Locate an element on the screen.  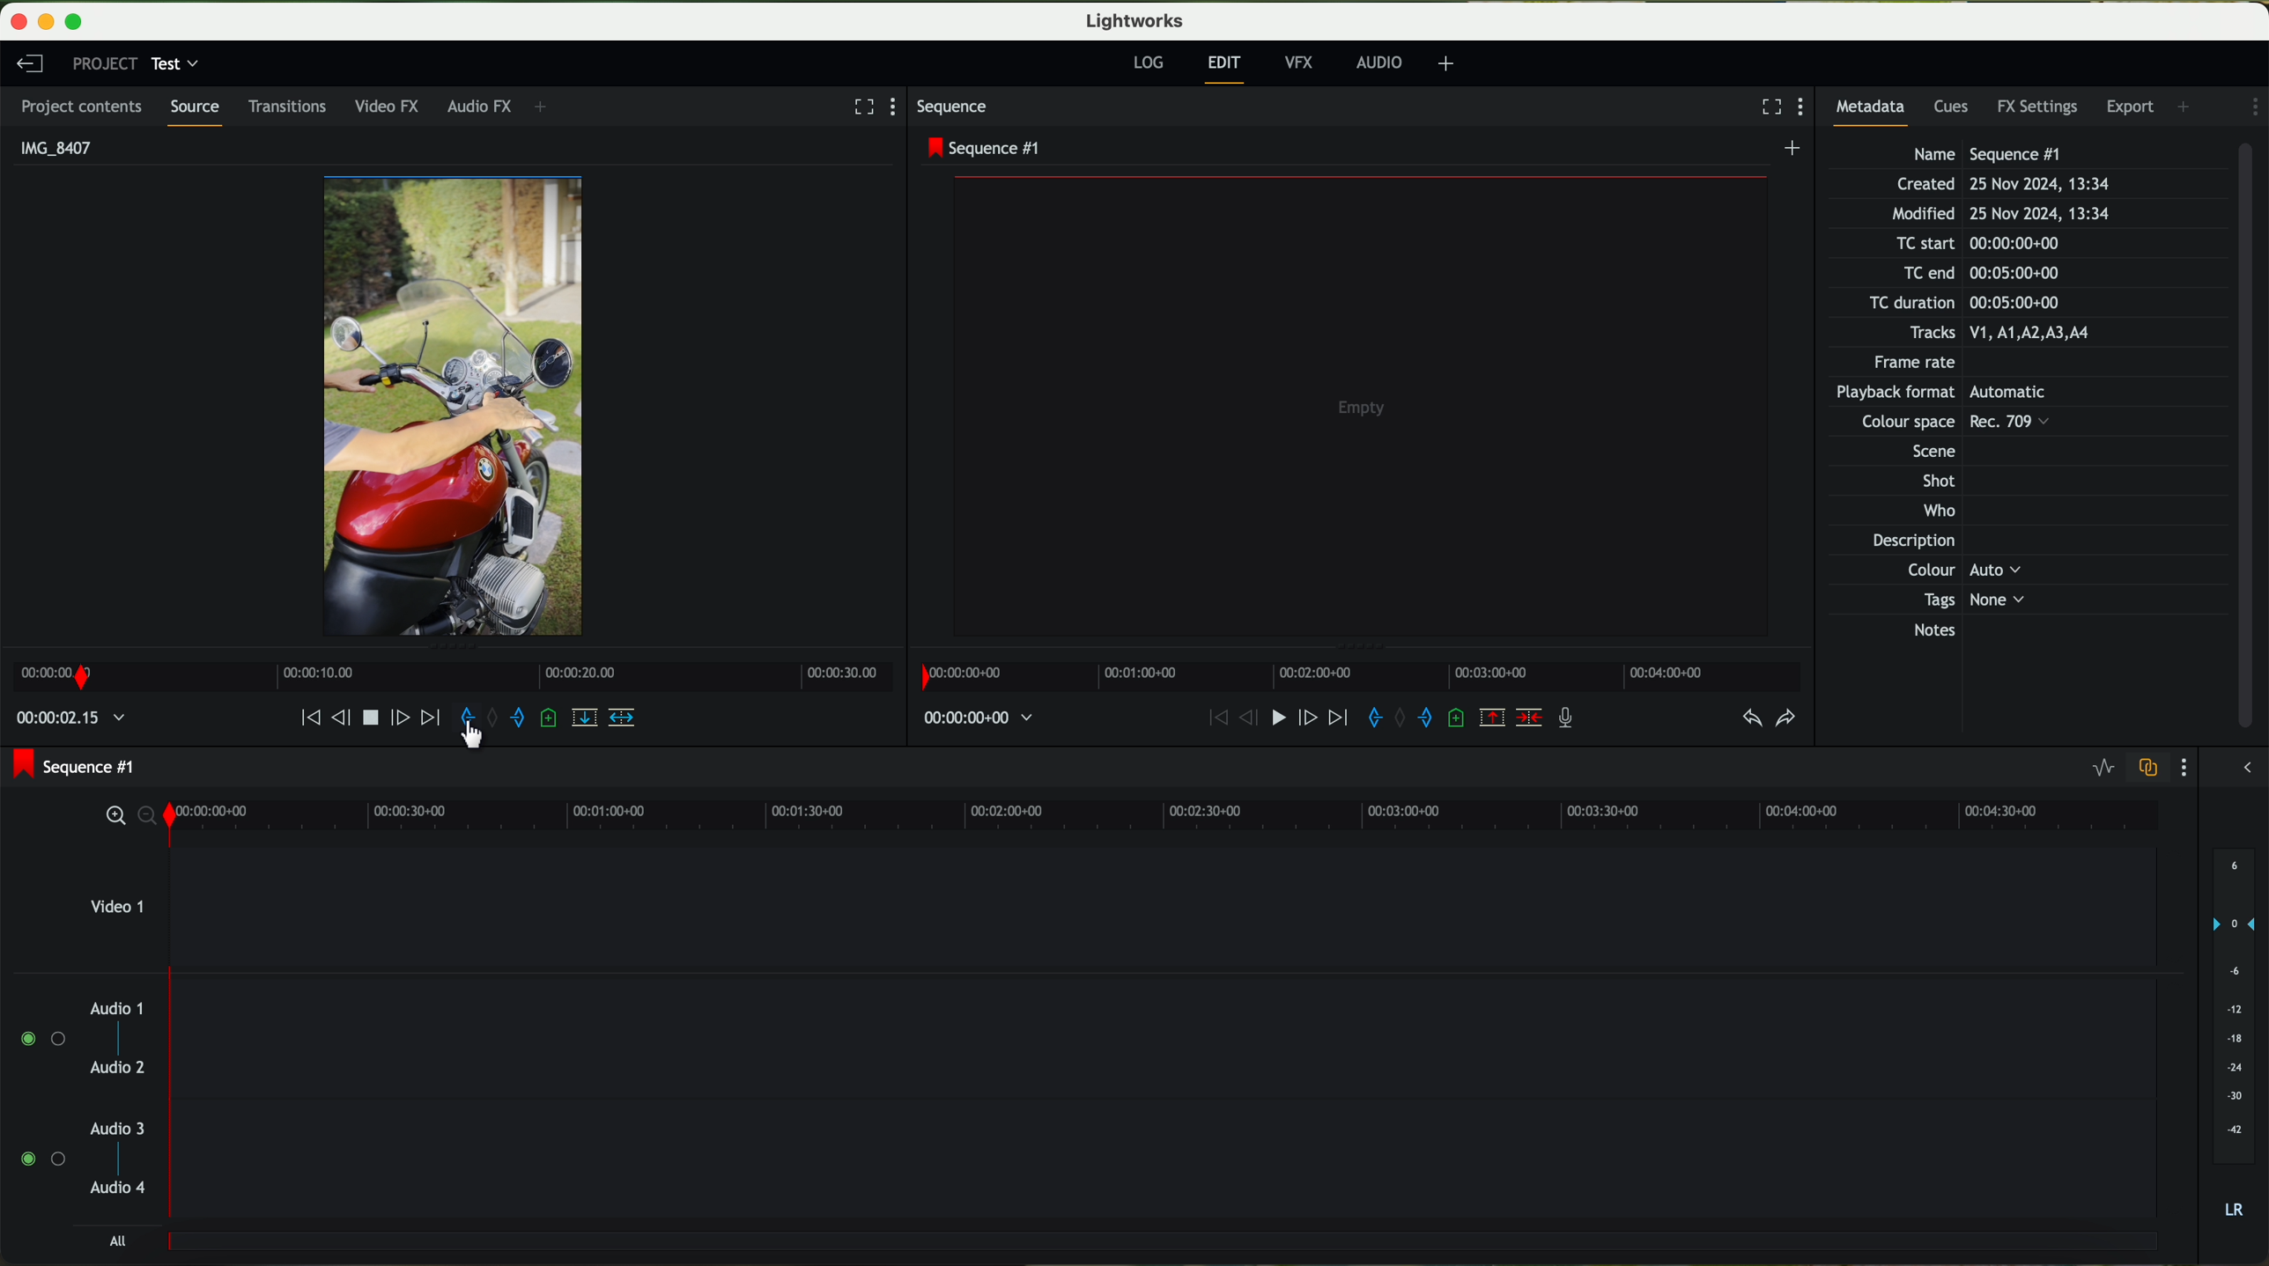
audio output level (dB) is located at coordinates (2229, 1032).